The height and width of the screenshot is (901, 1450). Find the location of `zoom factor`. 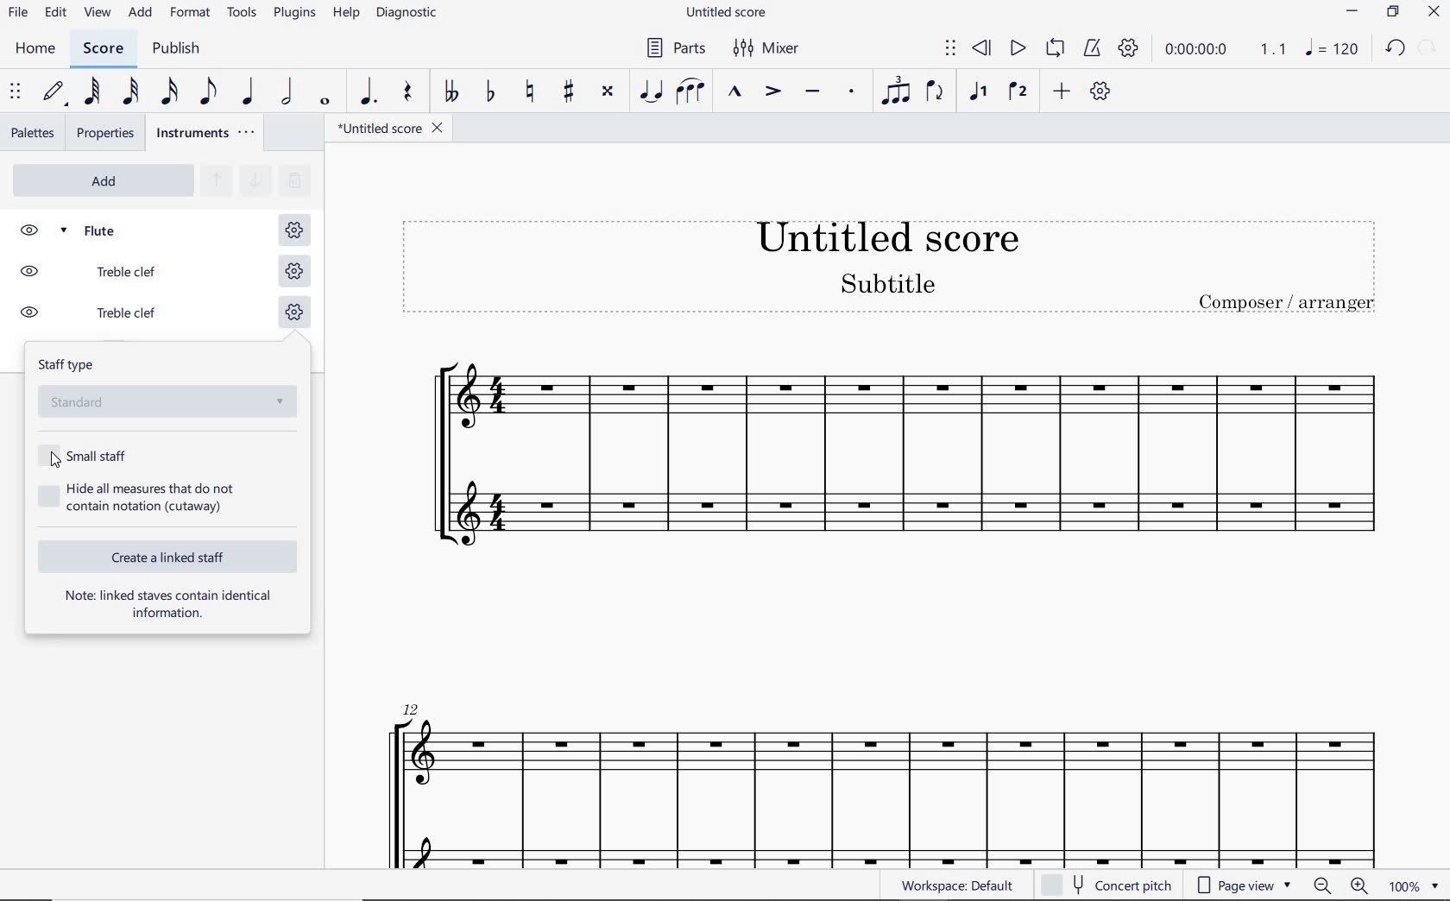

zoom factor is located at coordinates (1412, 886).